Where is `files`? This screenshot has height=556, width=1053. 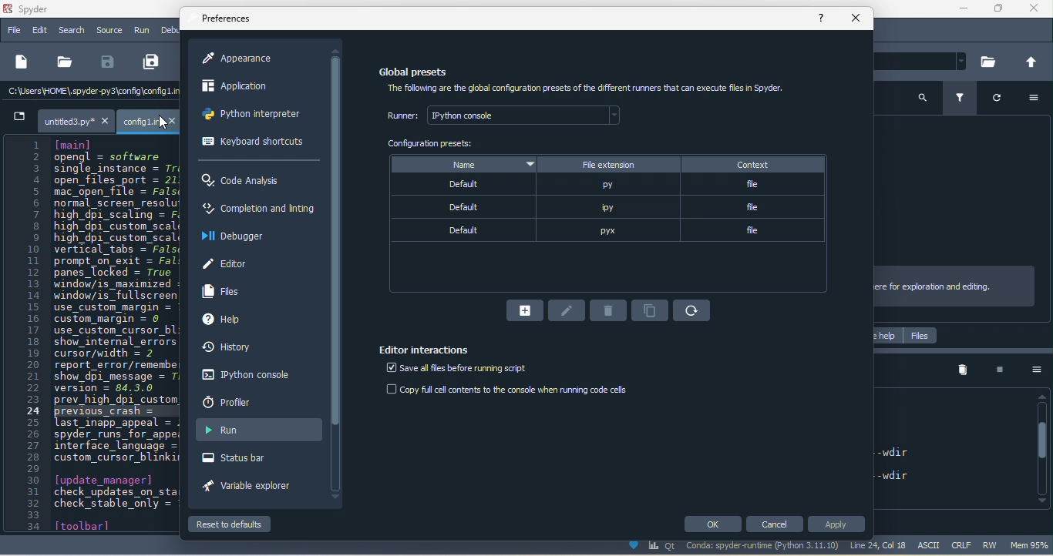 files is located at coordinates (224, 291).